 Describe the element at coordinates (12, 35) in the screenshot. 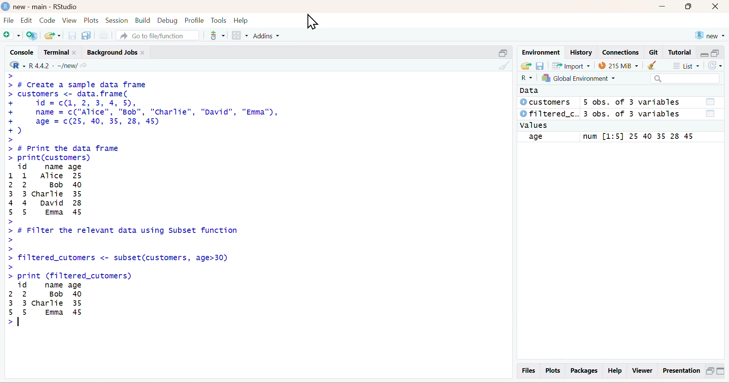

I see `New file` at that location.